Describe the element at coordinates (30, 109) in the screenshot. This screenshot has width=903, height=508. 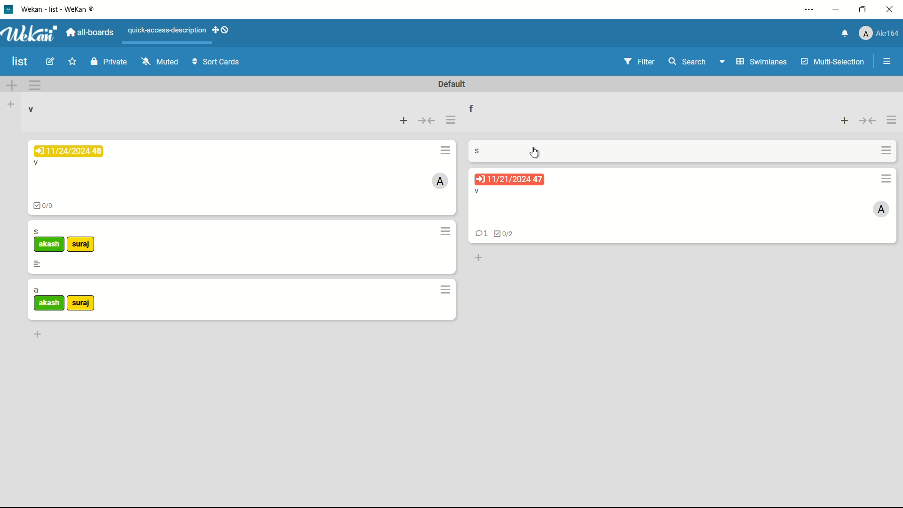
I see `list name` at that location.